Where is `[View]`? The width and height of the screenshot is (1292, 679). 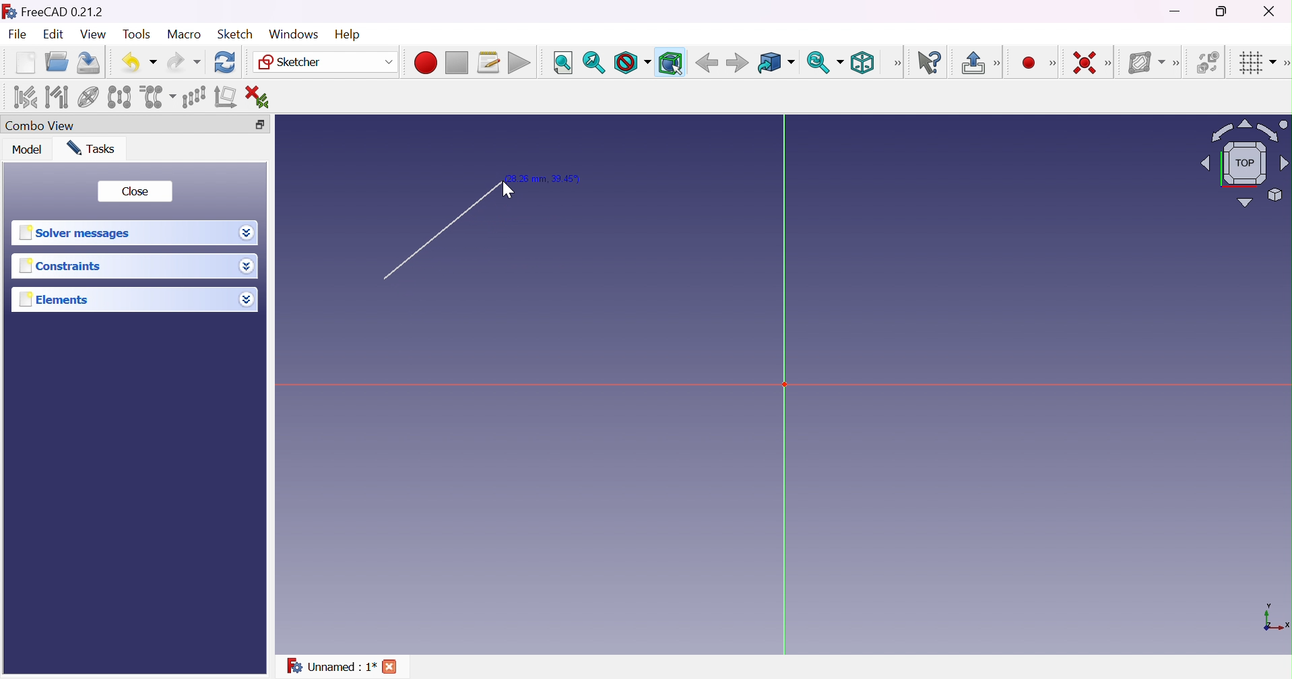 [View] is located at coordinates (897, 63).